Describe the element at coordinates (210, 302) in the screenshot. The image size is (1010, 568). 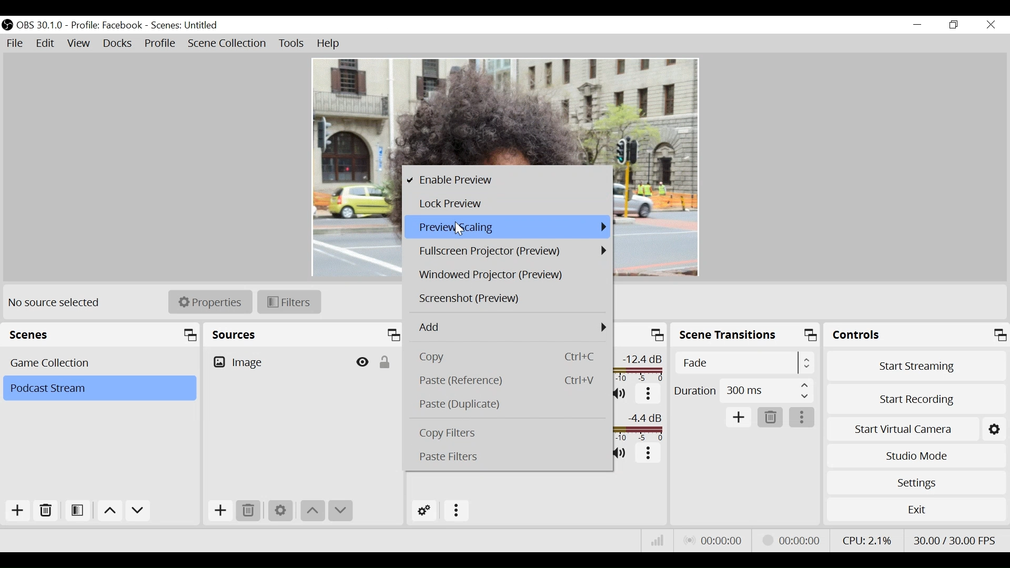
I see `Properties` at that location.